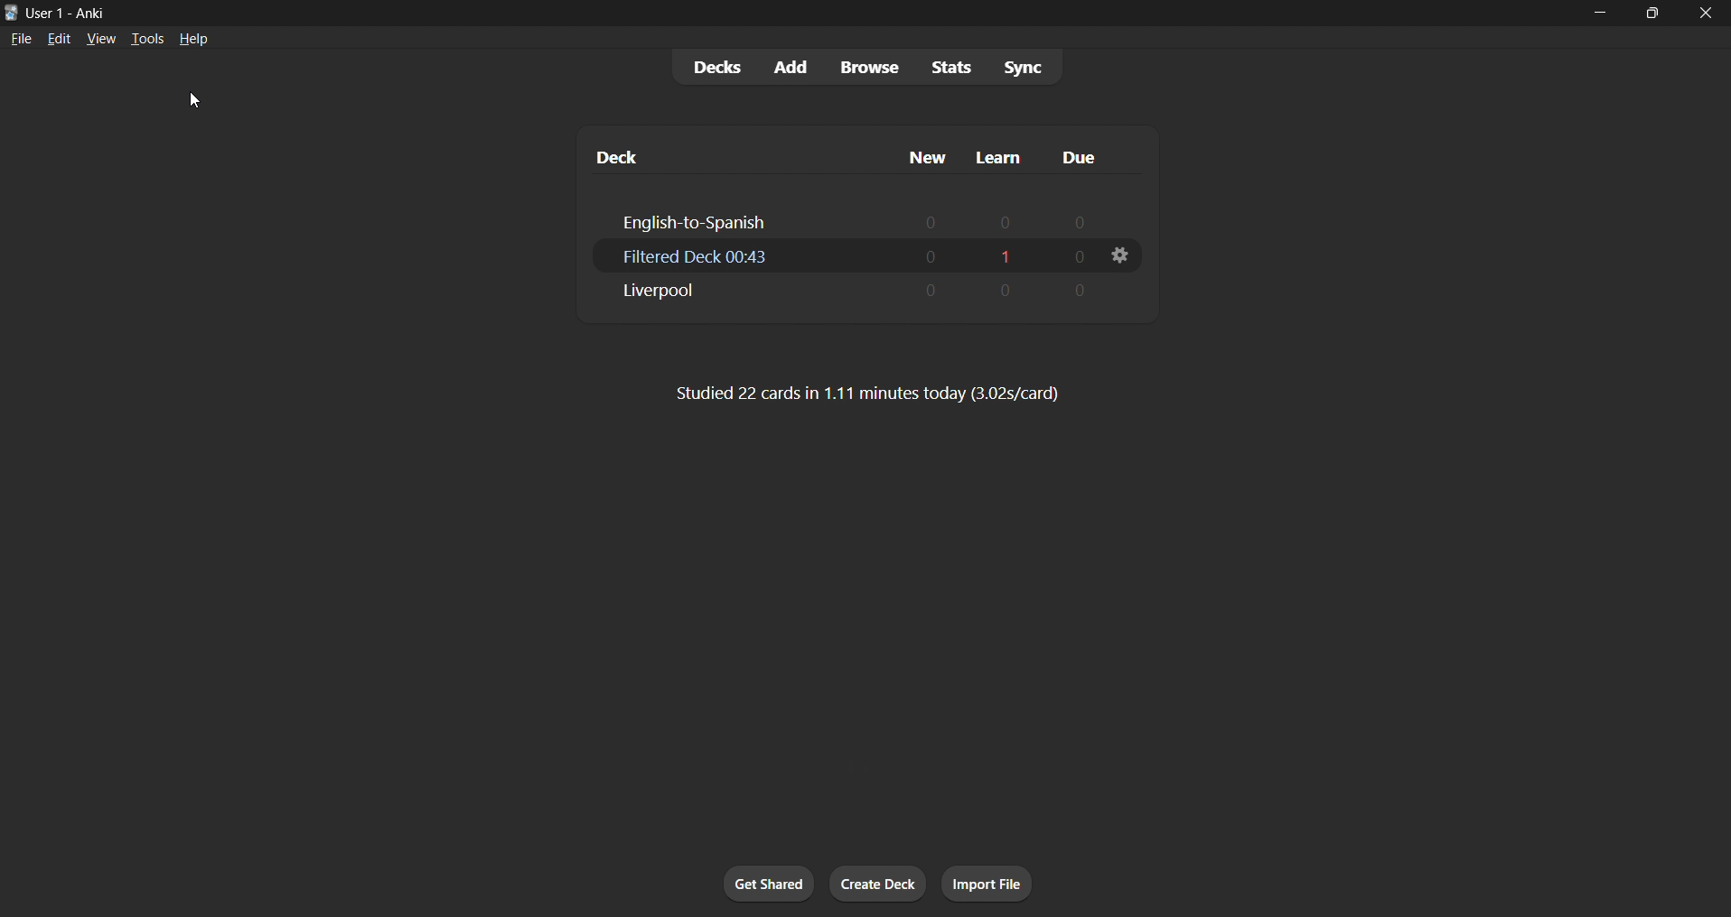 This screenshot has width=1731, height=917. What do you see at coordinates (987, 884) in the screenshot?
I see `import file` at bounding box center [987, 884].